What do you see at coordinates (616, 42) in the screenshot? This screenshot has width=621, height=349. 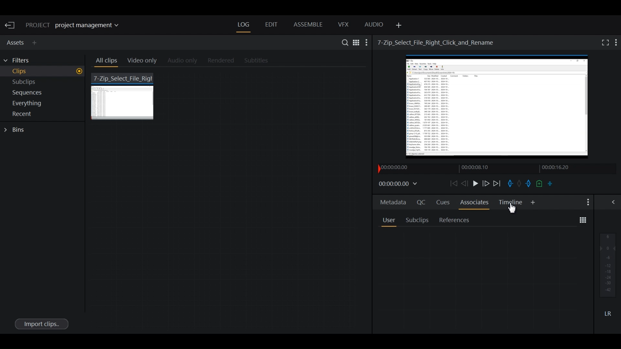 I see `Show settings menu` at bounding box center [616, 42].